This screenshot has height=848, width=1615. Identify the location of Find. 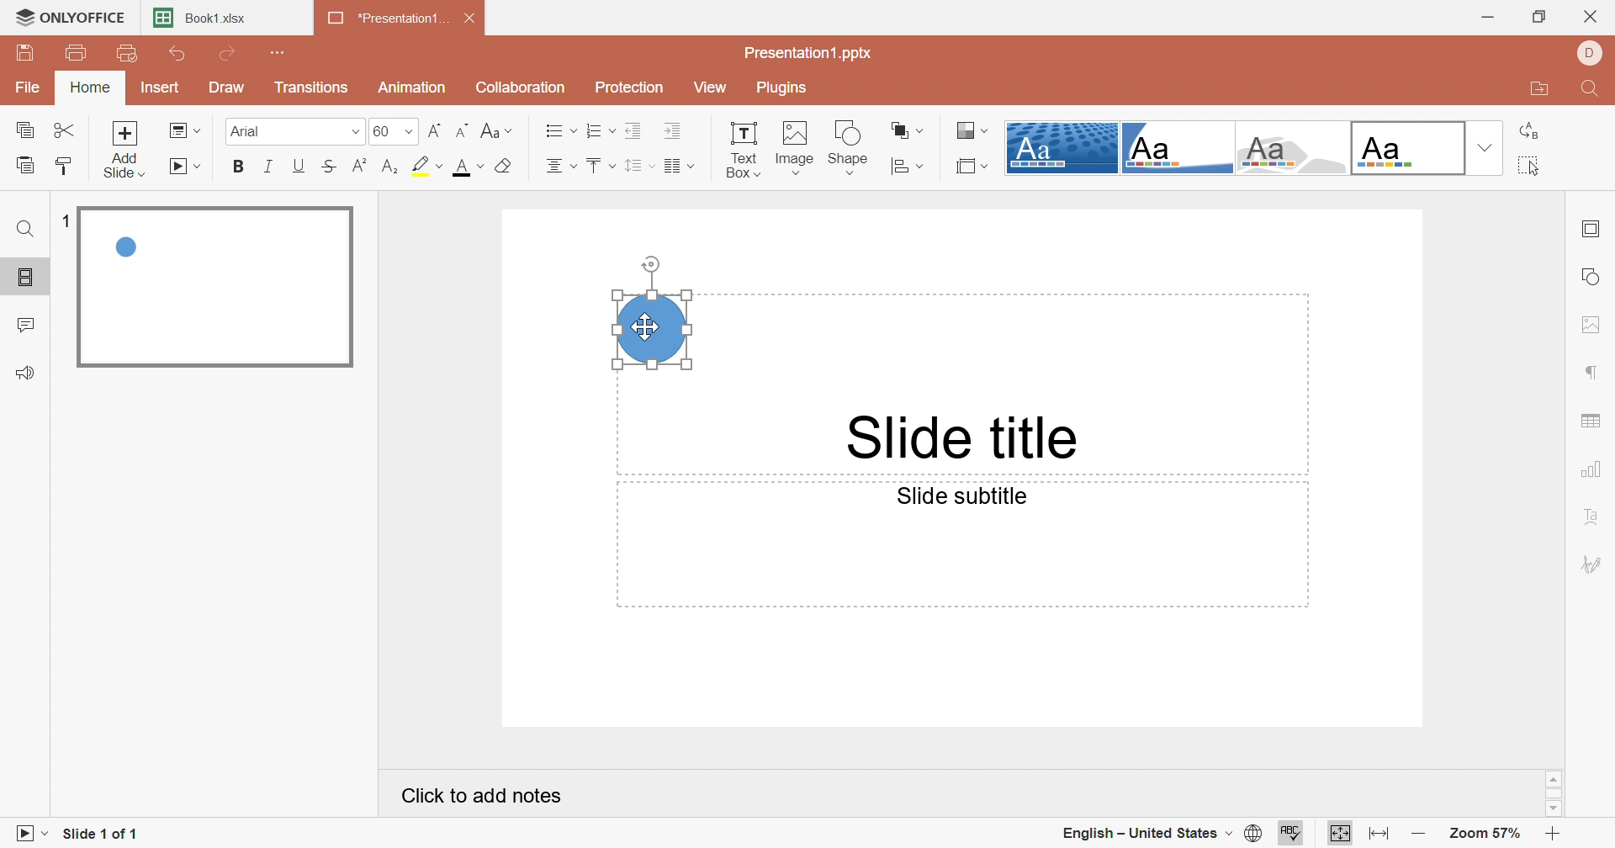
(26, 232).